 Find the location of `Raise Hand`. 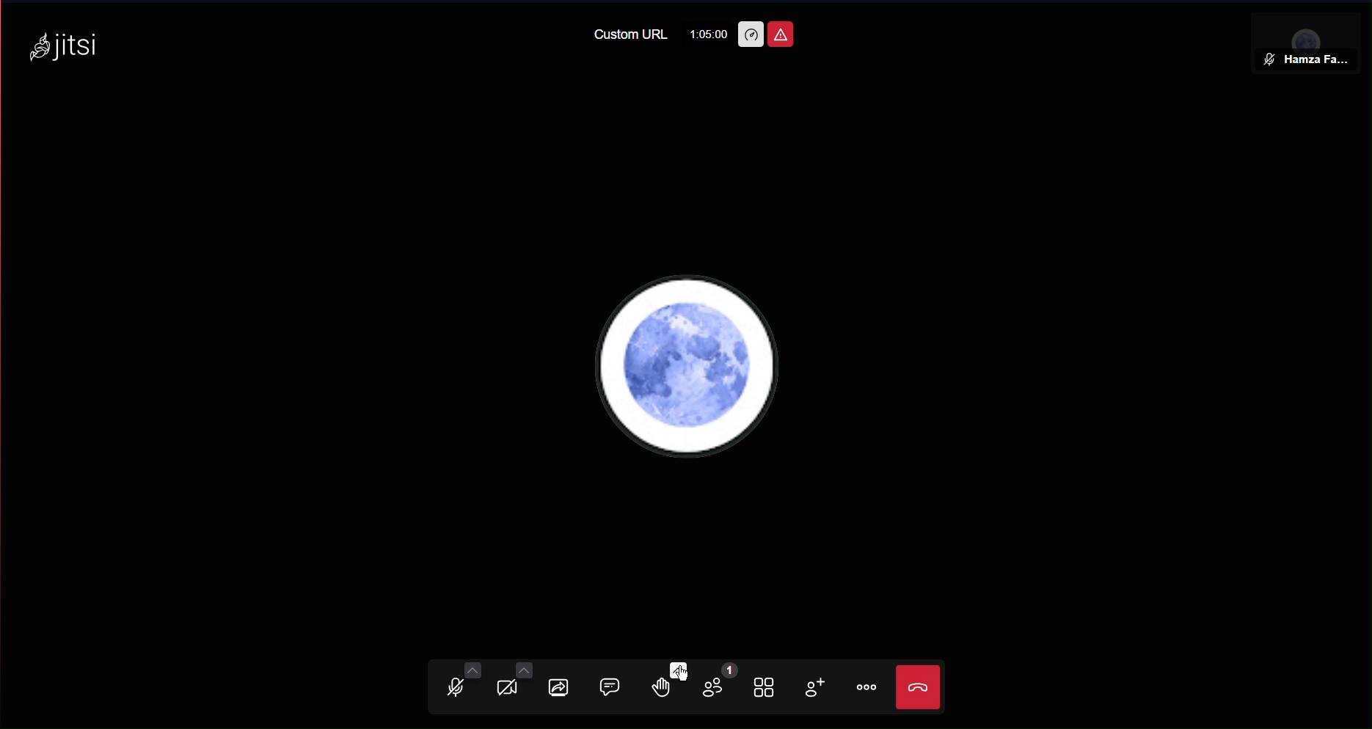

Raise Hand is located at coordinates (672, 689).